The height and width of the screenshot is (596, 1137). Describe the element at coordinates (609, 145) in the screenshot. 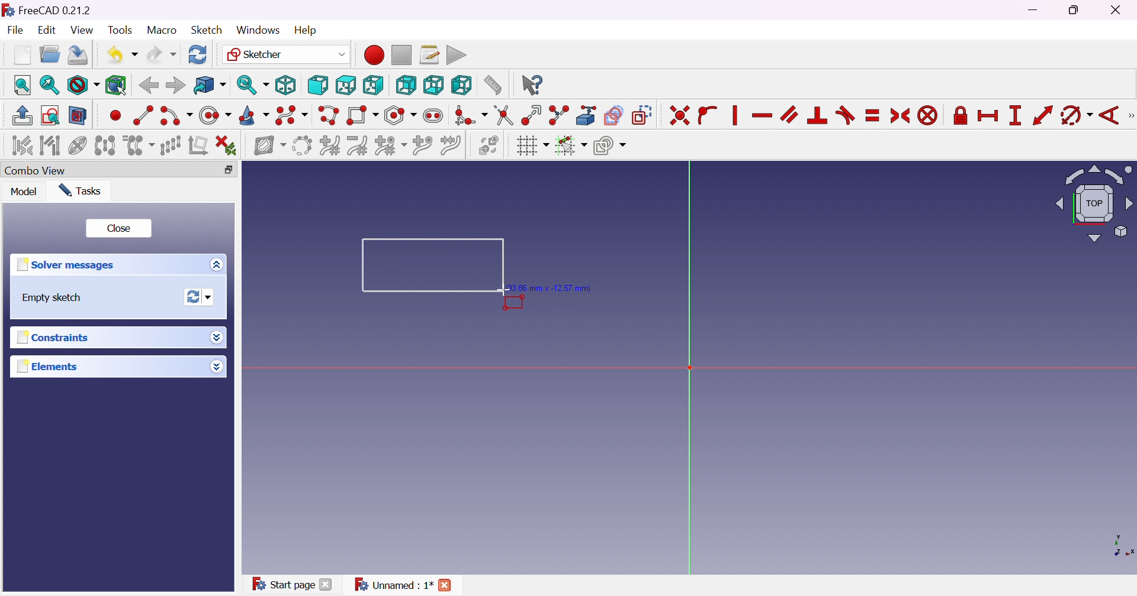

I see `Configure rendering order` at that location.